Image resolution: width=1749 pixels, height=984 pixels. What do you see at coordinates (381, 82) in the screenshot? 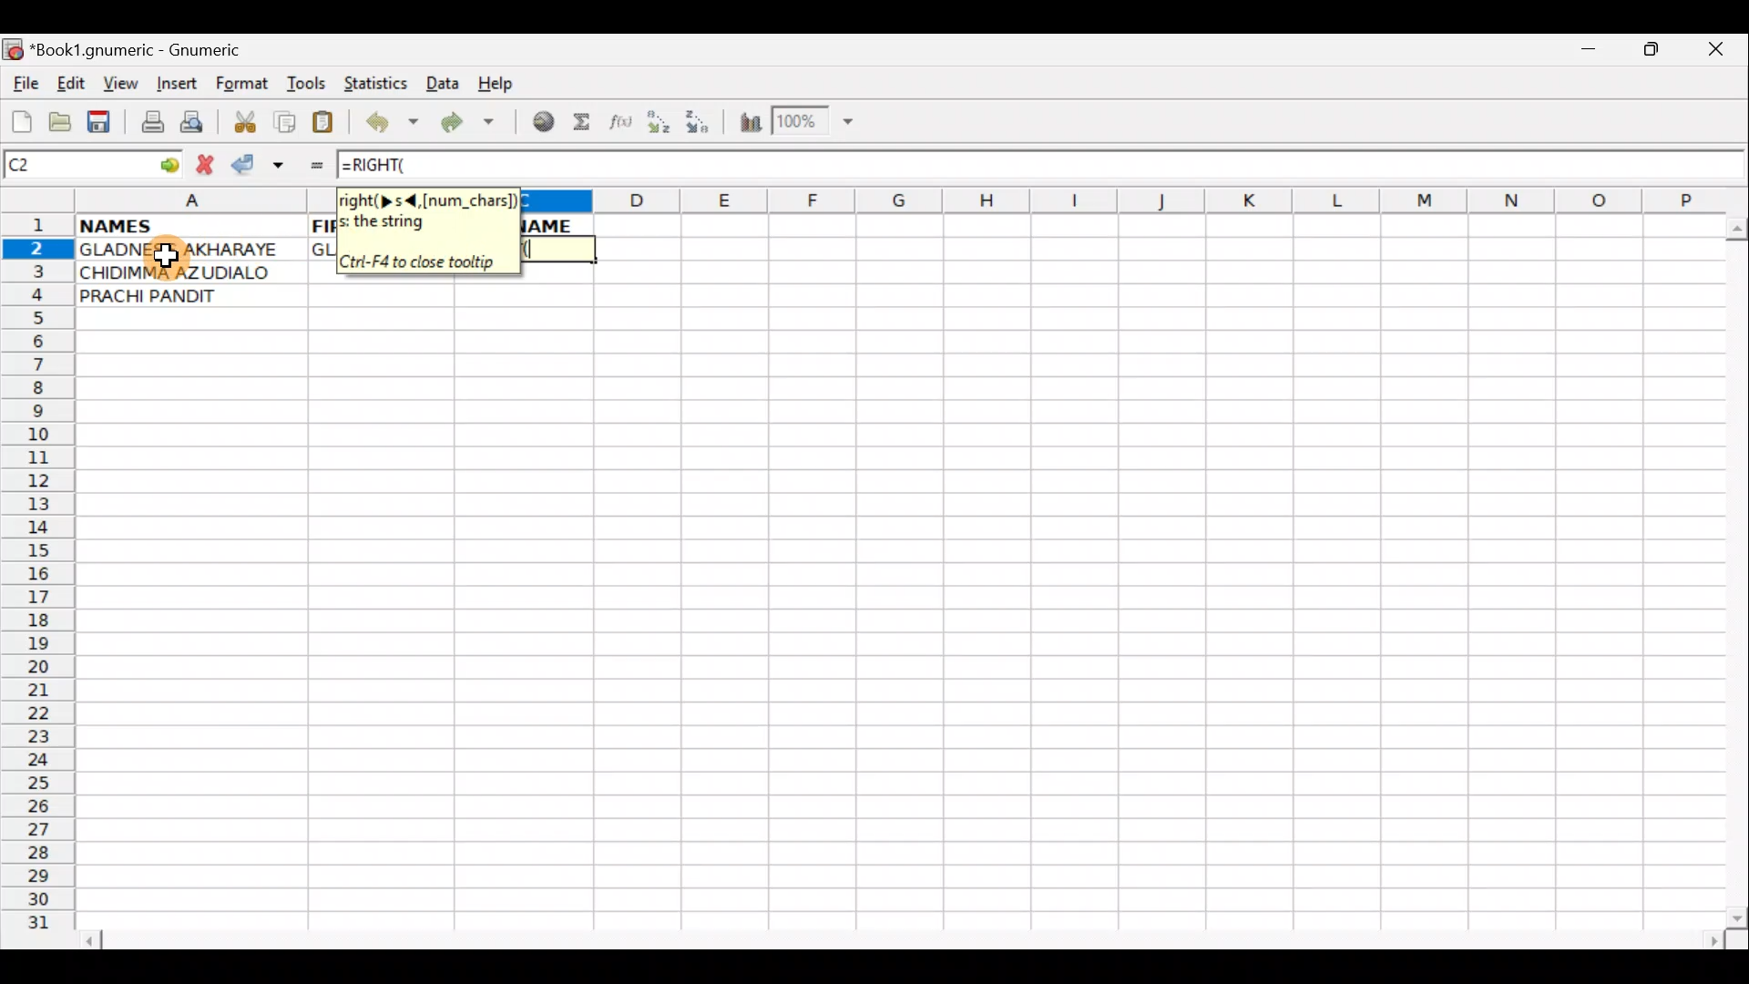
I see `Statistics` at bounding box center [381, 82].